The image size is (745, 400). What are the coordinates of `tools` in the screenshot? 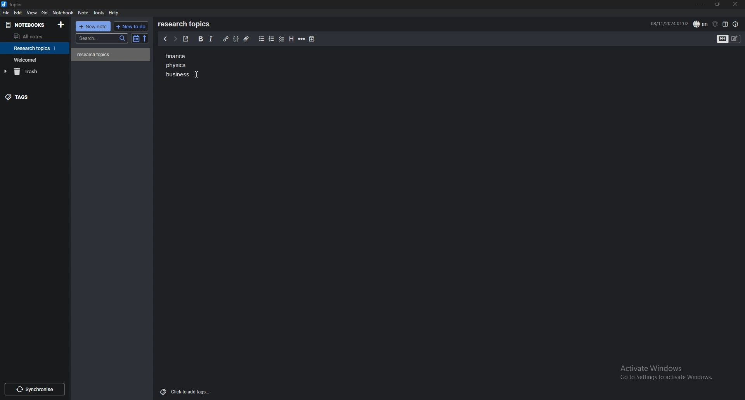 It's located at (99, 13).